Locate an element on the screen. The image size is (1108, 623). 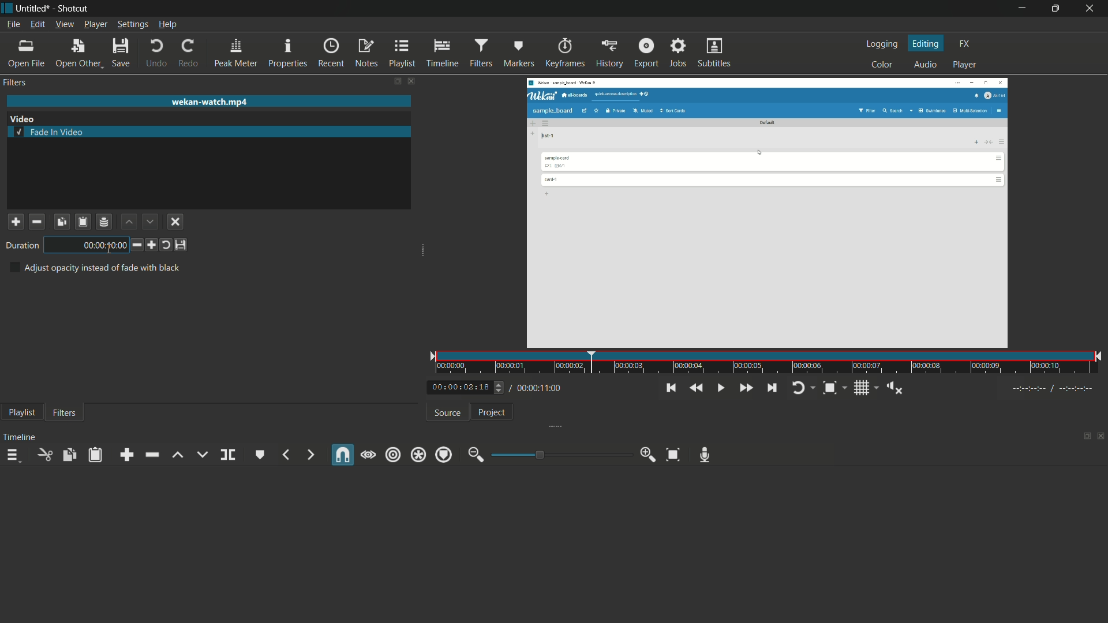
set as default is located at coordinates (182, 245).